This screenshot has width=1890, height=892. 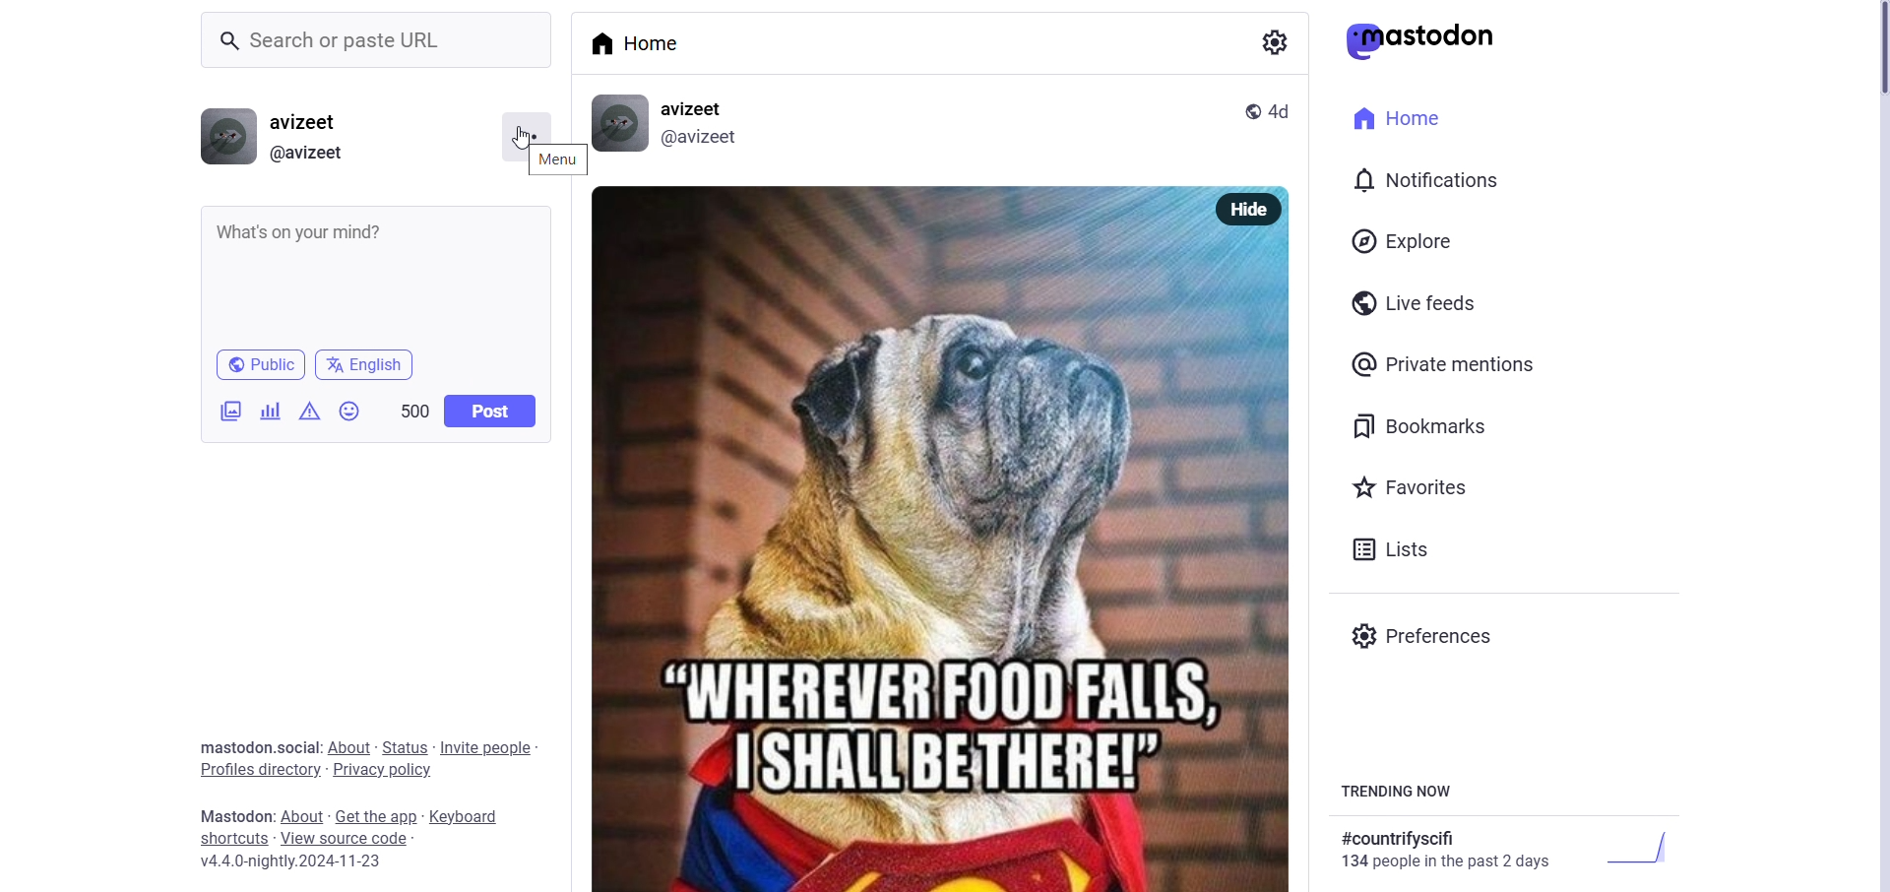 I want to click on content warning, so click(x=307, y=413).